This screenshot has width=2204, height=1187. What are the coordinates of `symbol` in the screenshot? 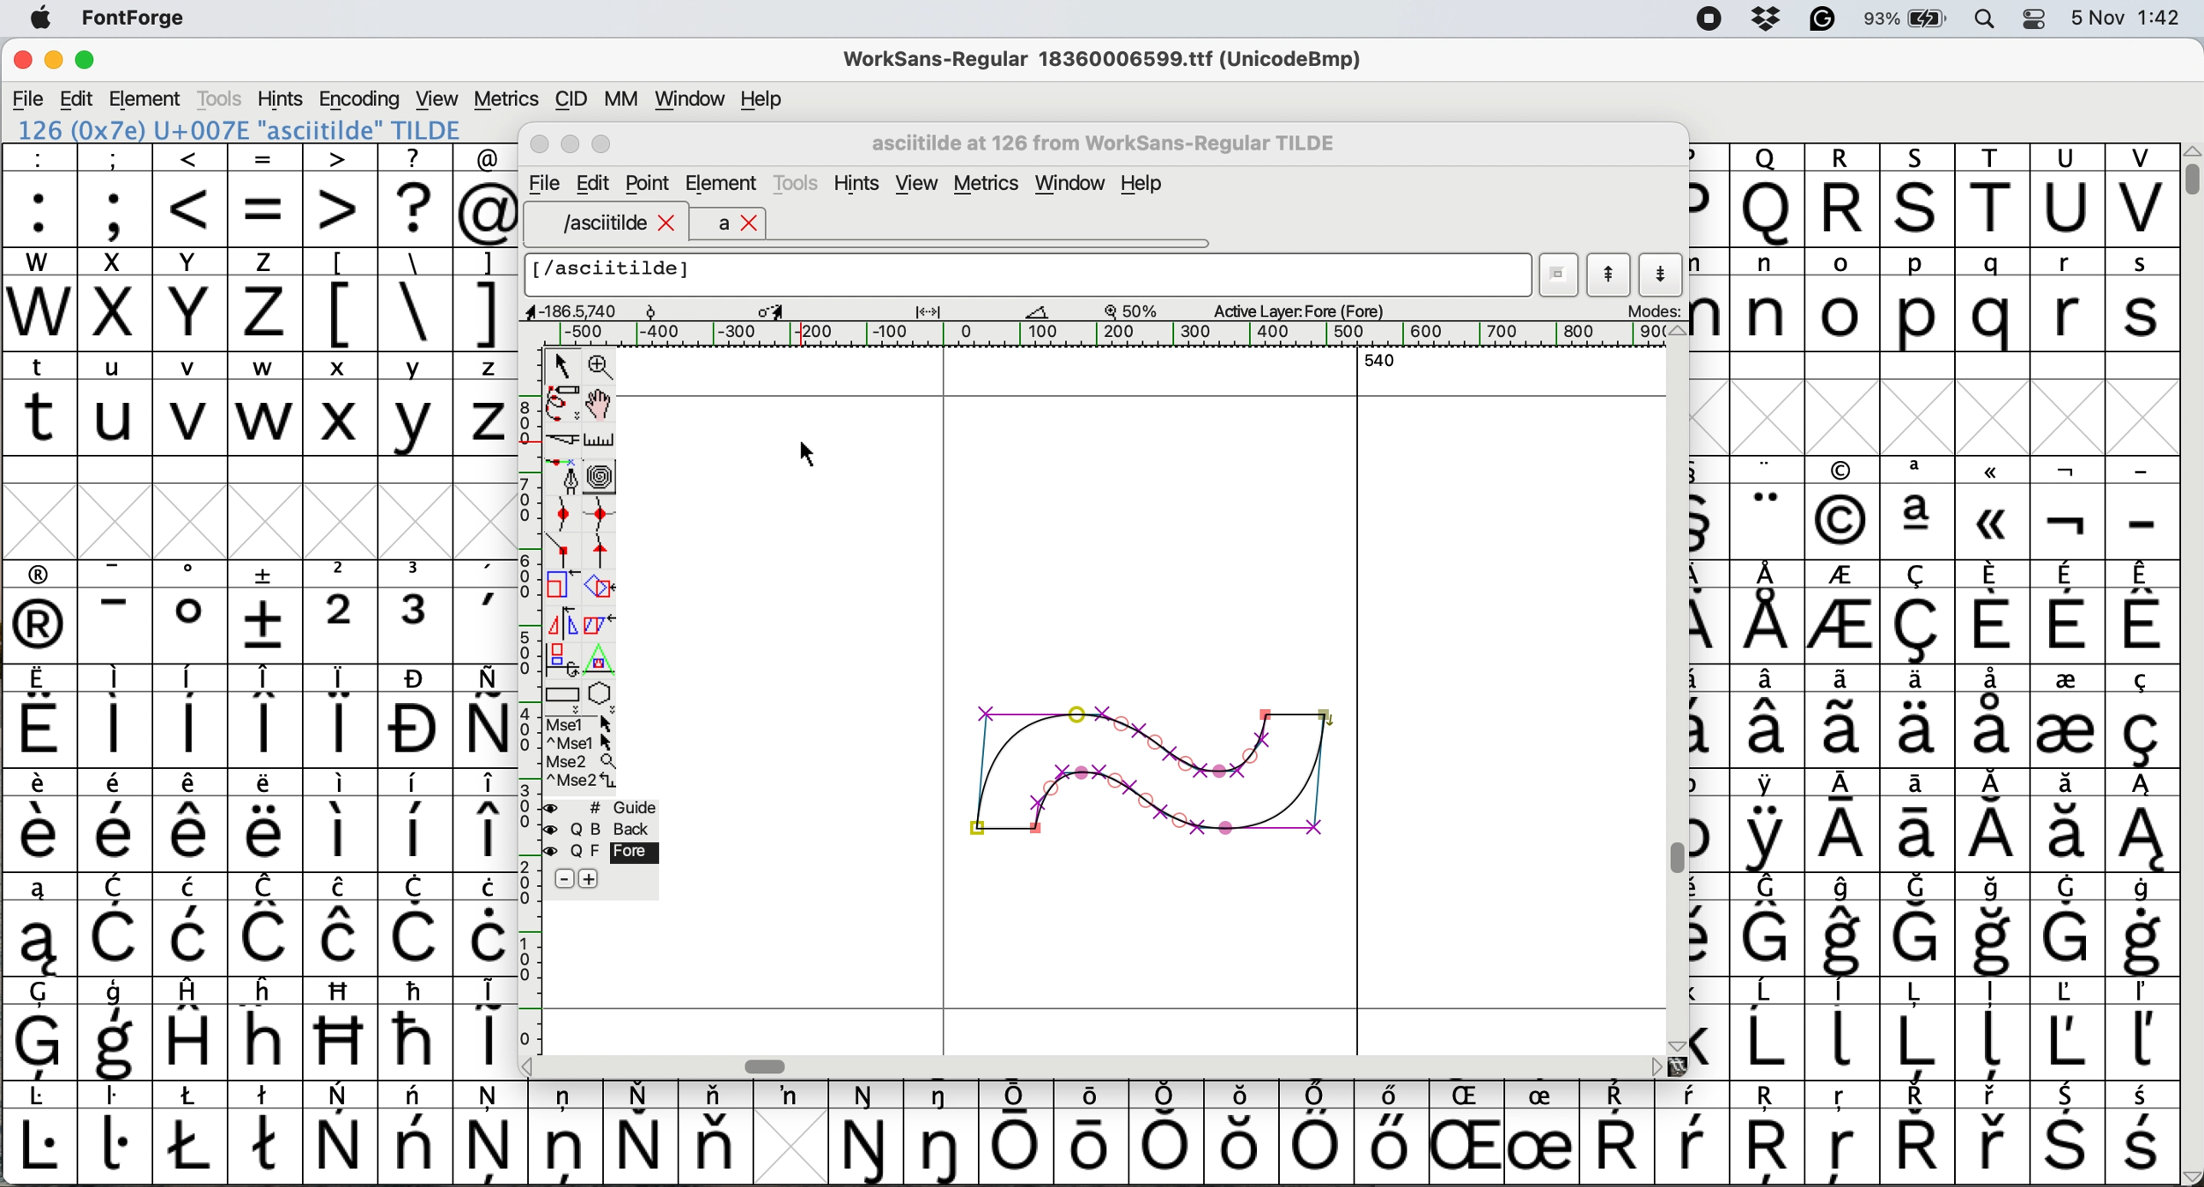 It's located at (41, 718).